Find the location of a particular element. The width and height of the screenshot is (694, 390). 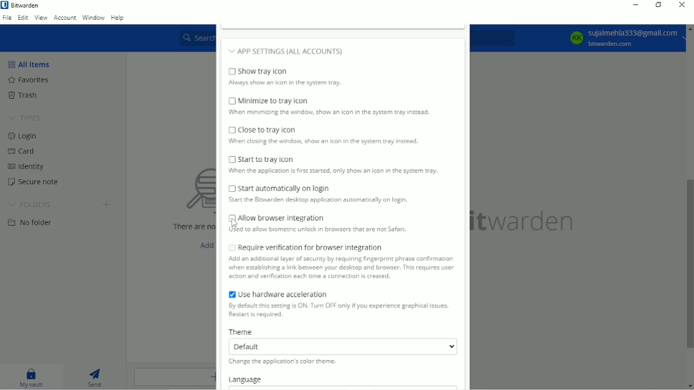

Types is located at coordinates (26, 117).